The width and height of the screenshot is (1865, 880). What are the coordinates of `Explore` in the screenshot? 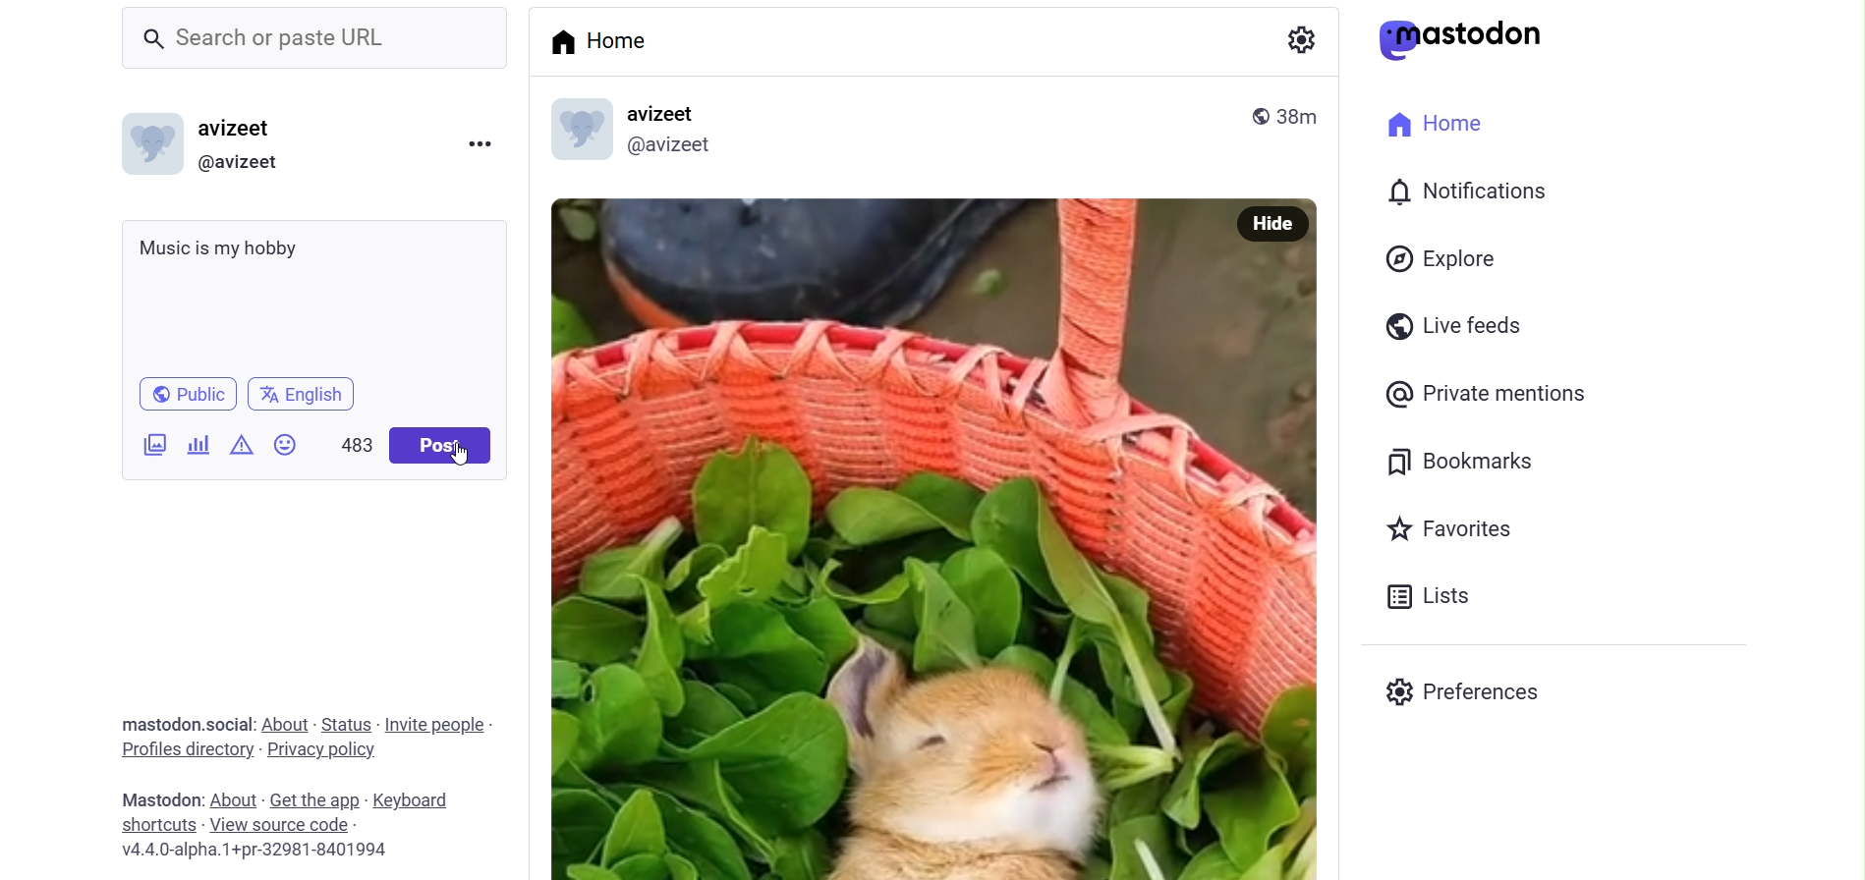 It's located at (1445, 260).